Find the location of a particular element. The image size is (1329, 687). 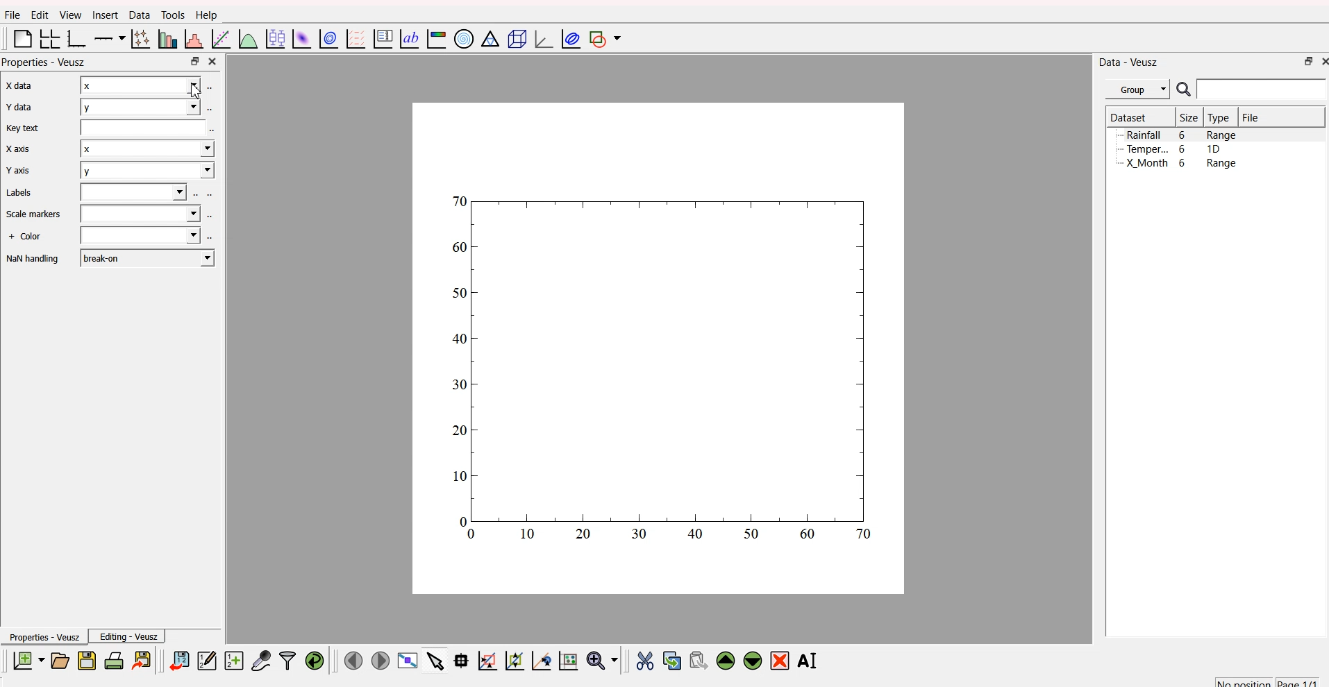

Flle is located at coordinates (12, 17).